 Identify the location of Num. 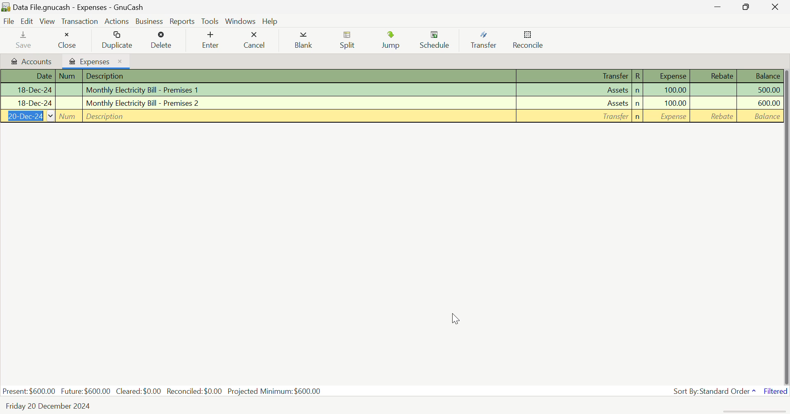
(69, 76).